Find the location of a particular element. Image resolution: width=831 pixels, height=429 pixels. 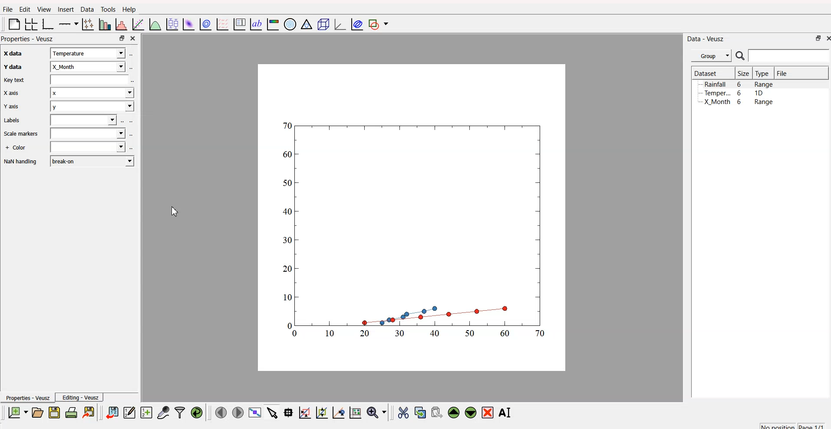

break-on is located at coordinates (92, 160).